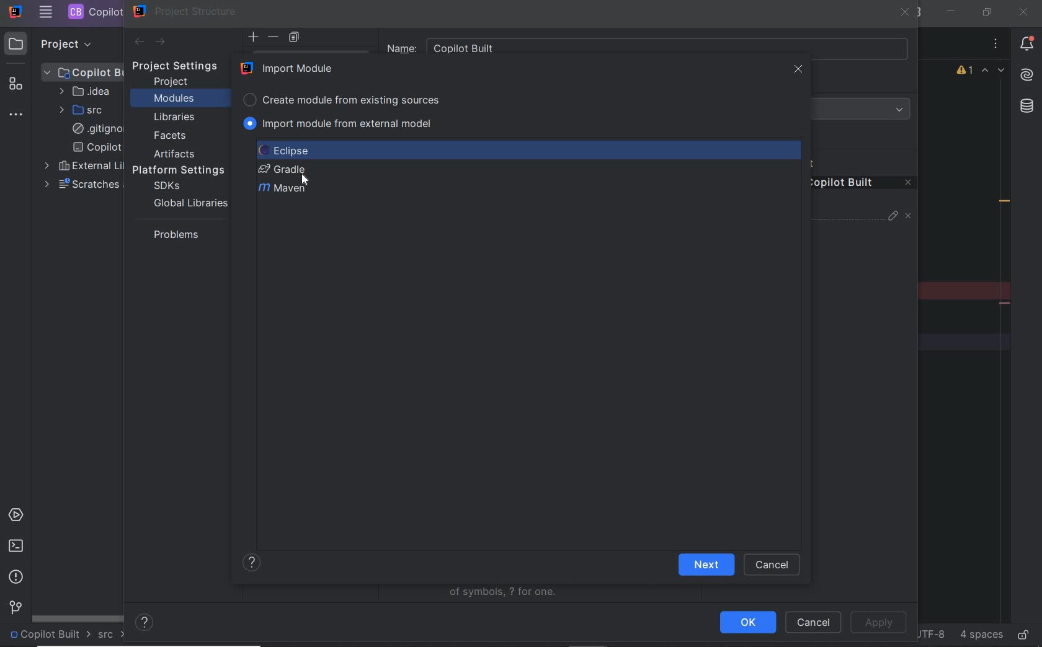  Describe the element at coordinates (1023, 634) in the screenshot. I see `make file ready only` at that location.